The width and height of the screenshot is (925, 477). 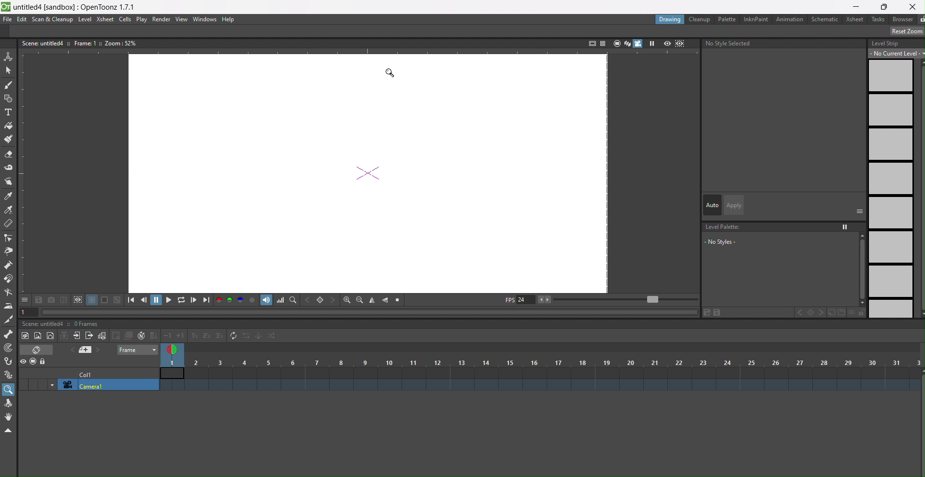 I want to click on icon, so click(x=86, y=351).